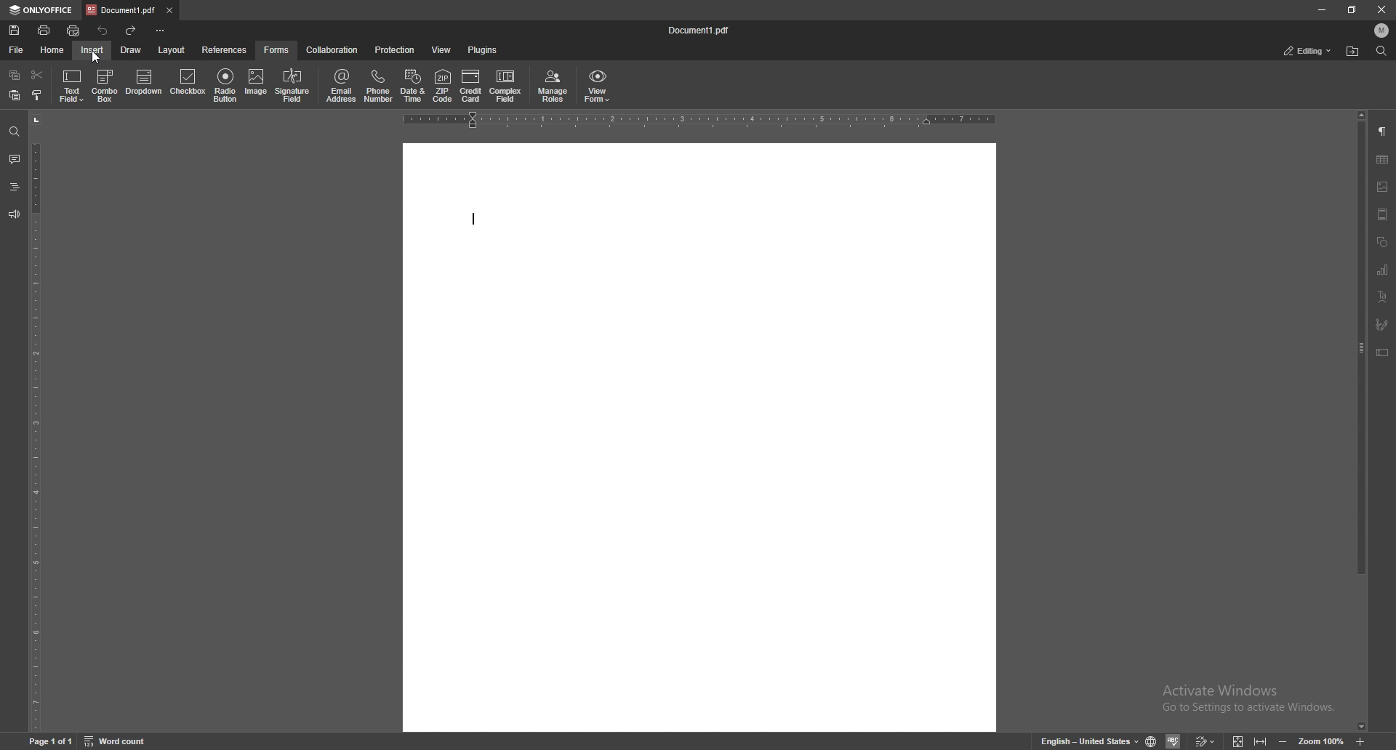 The image size is (1396, 750). Describe the element at coordinates (15, 31) in the screenshot. I see `save` at that location.